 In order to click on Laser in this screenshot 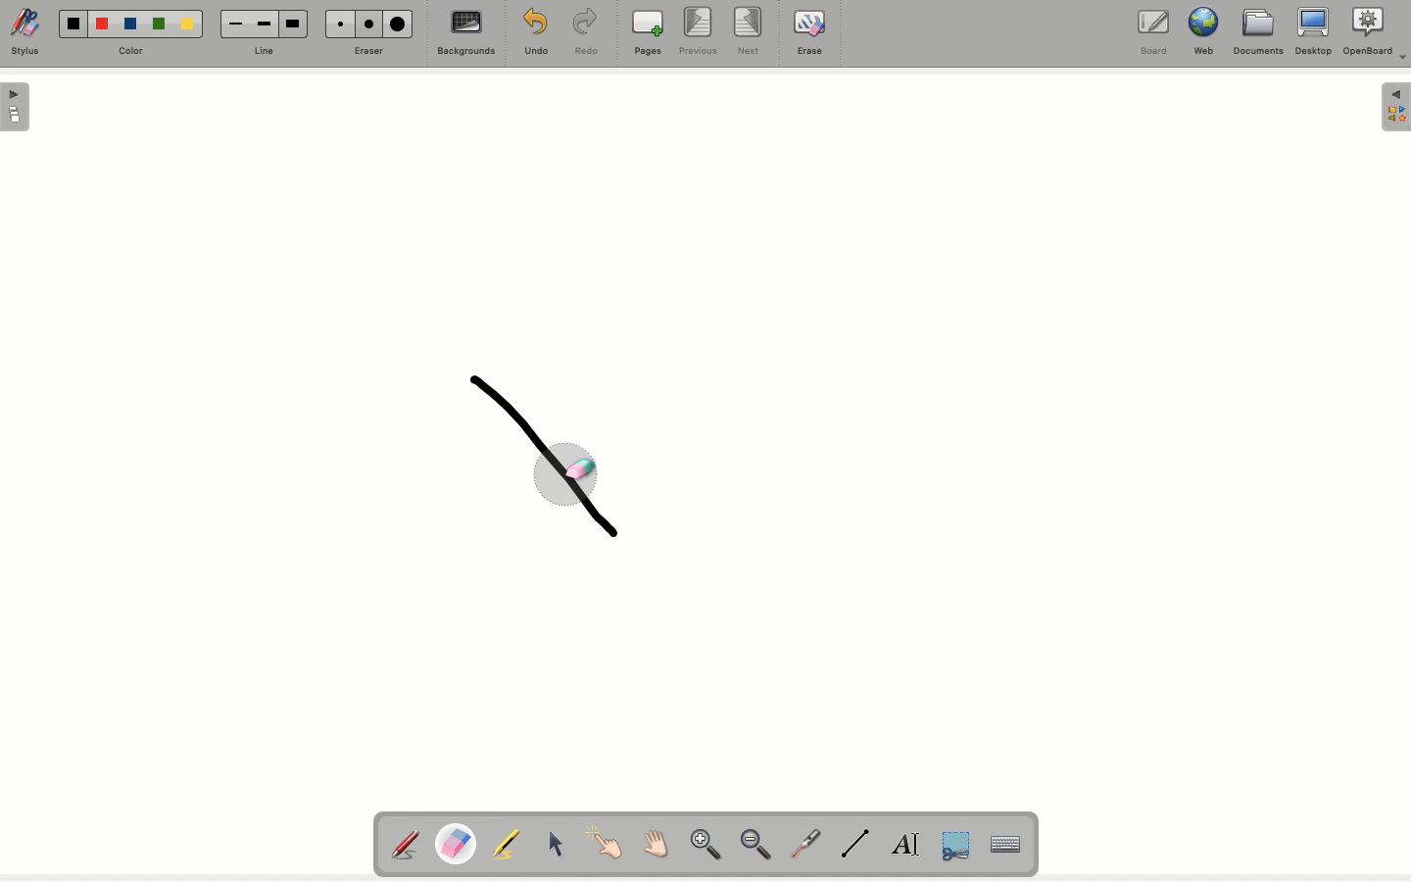, I will do `click(807, 844)`.